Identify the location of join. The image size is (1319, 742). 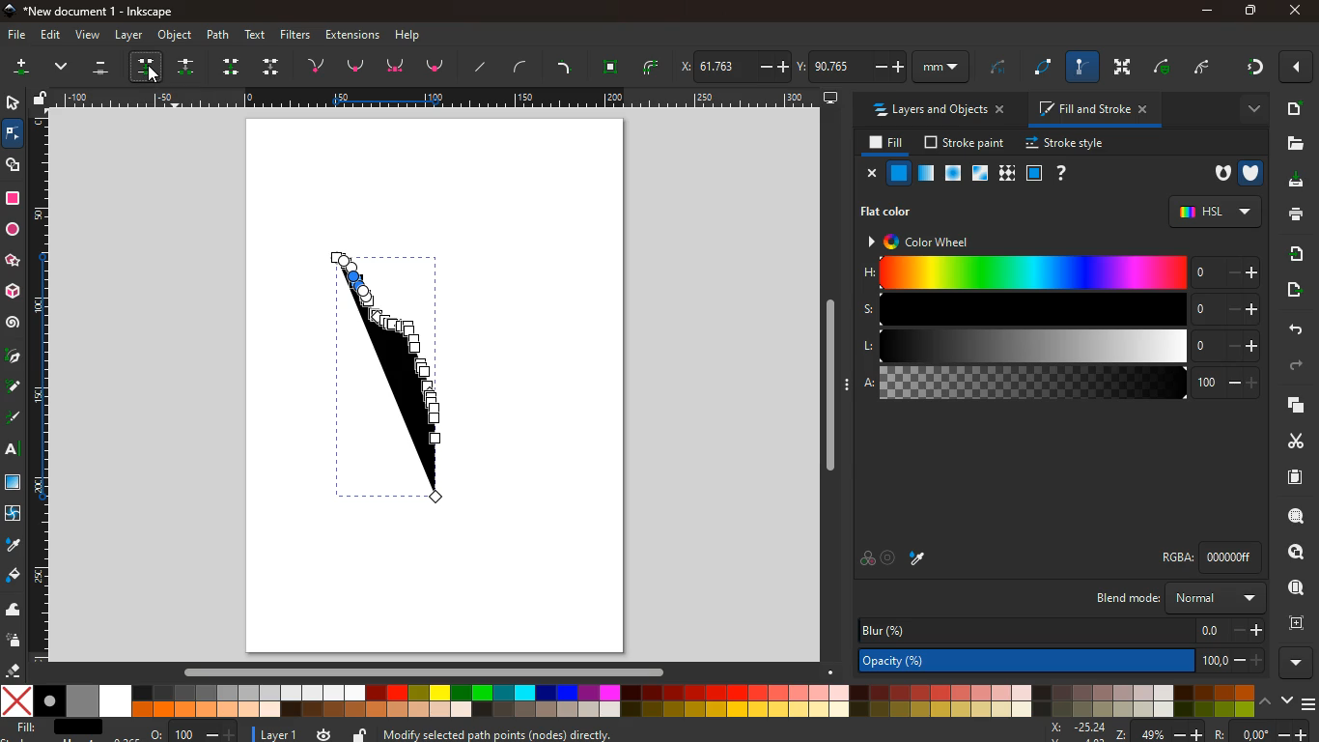
(320, 64).